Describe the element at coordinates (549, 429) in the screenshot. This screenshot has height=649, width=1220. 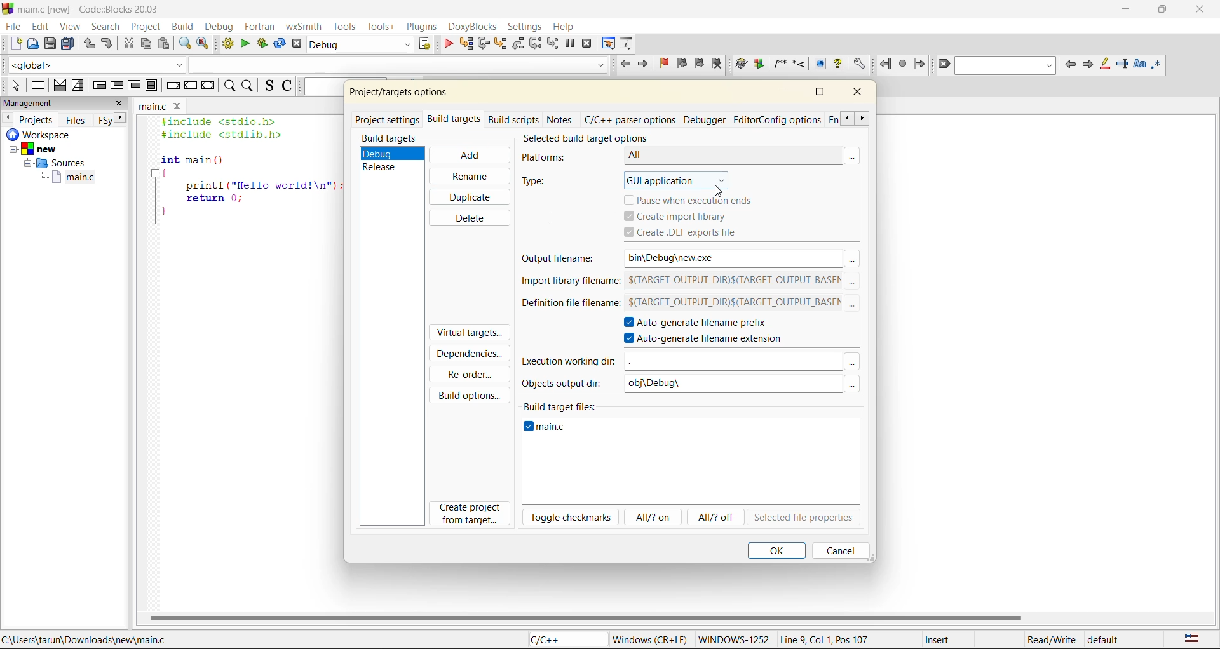
I see `file name` at that location.